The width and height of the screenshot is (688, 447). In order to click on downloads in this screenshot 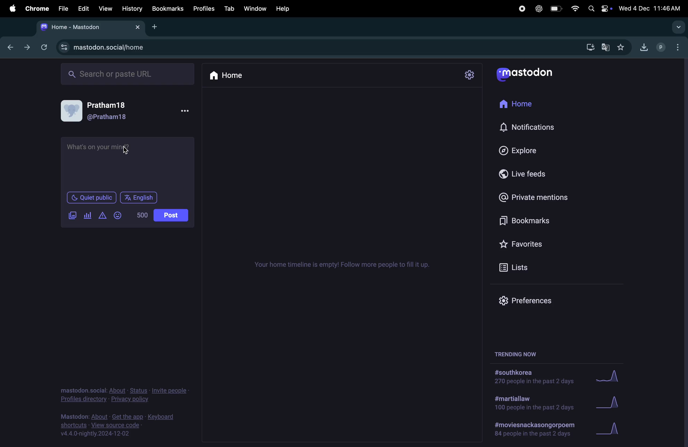, I will do `click(644, 47)`.